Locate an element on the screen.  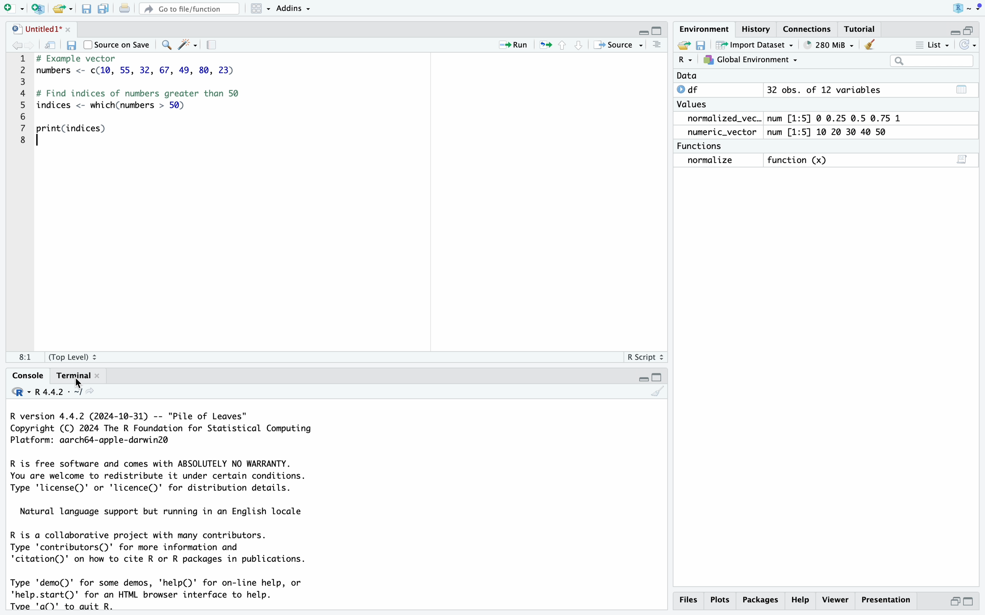
Files is located at coordinates (689, 602).